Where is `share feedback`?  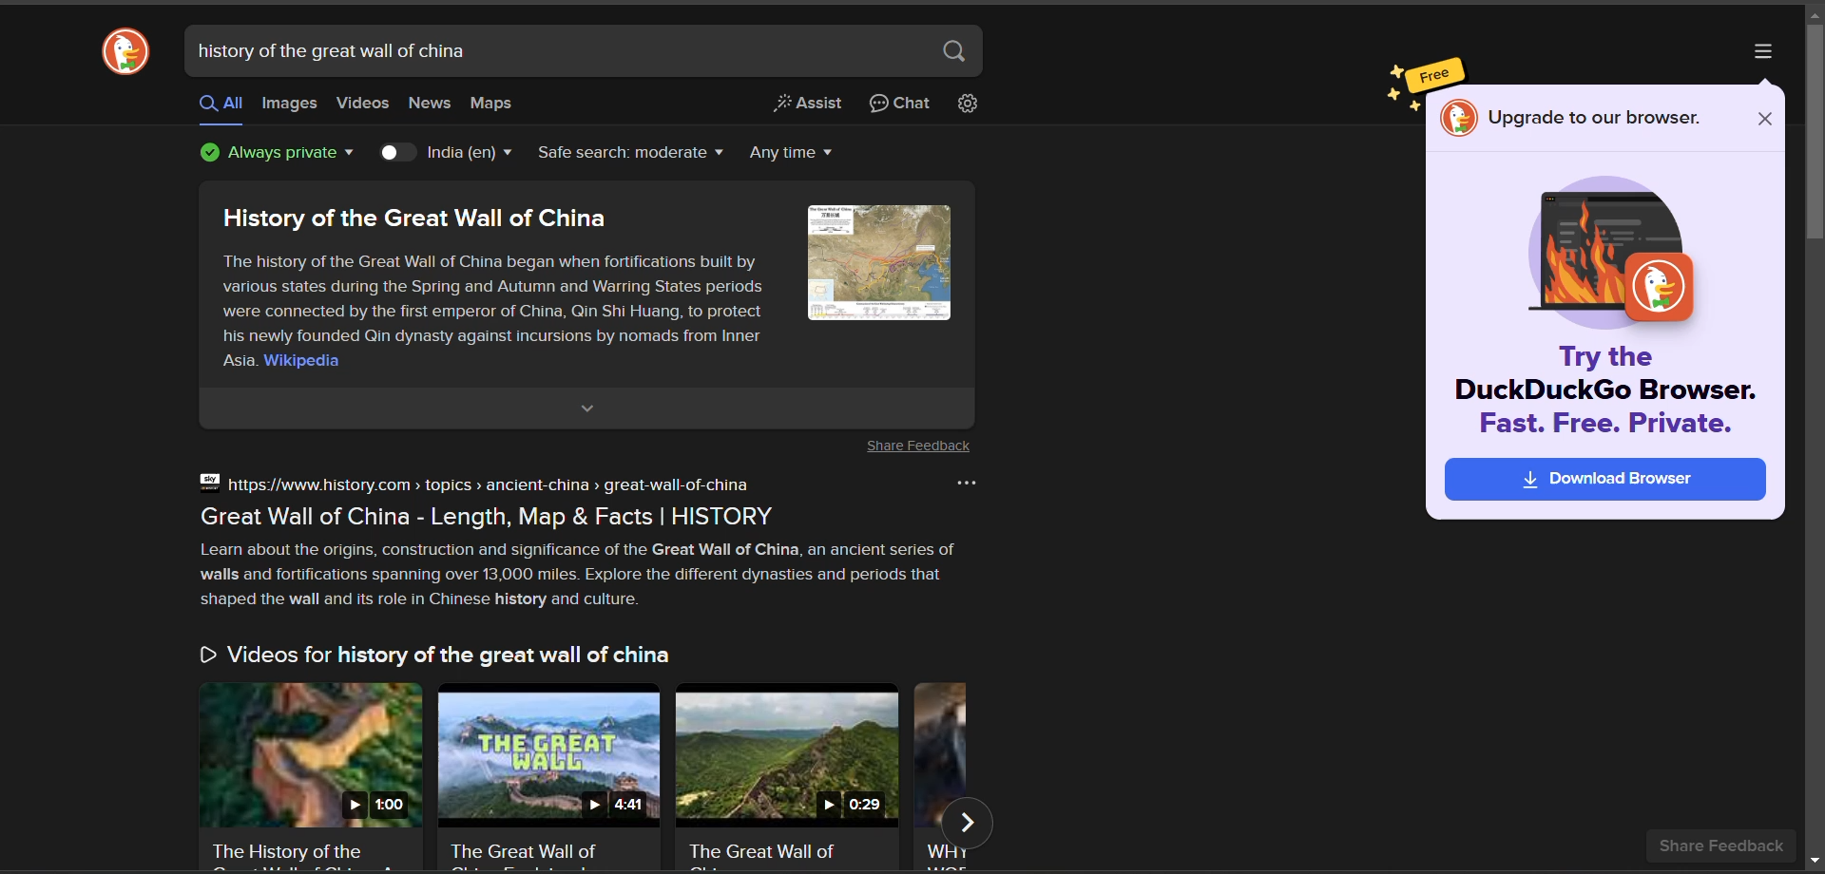
share feedback is located at coordinates (1726, 845).